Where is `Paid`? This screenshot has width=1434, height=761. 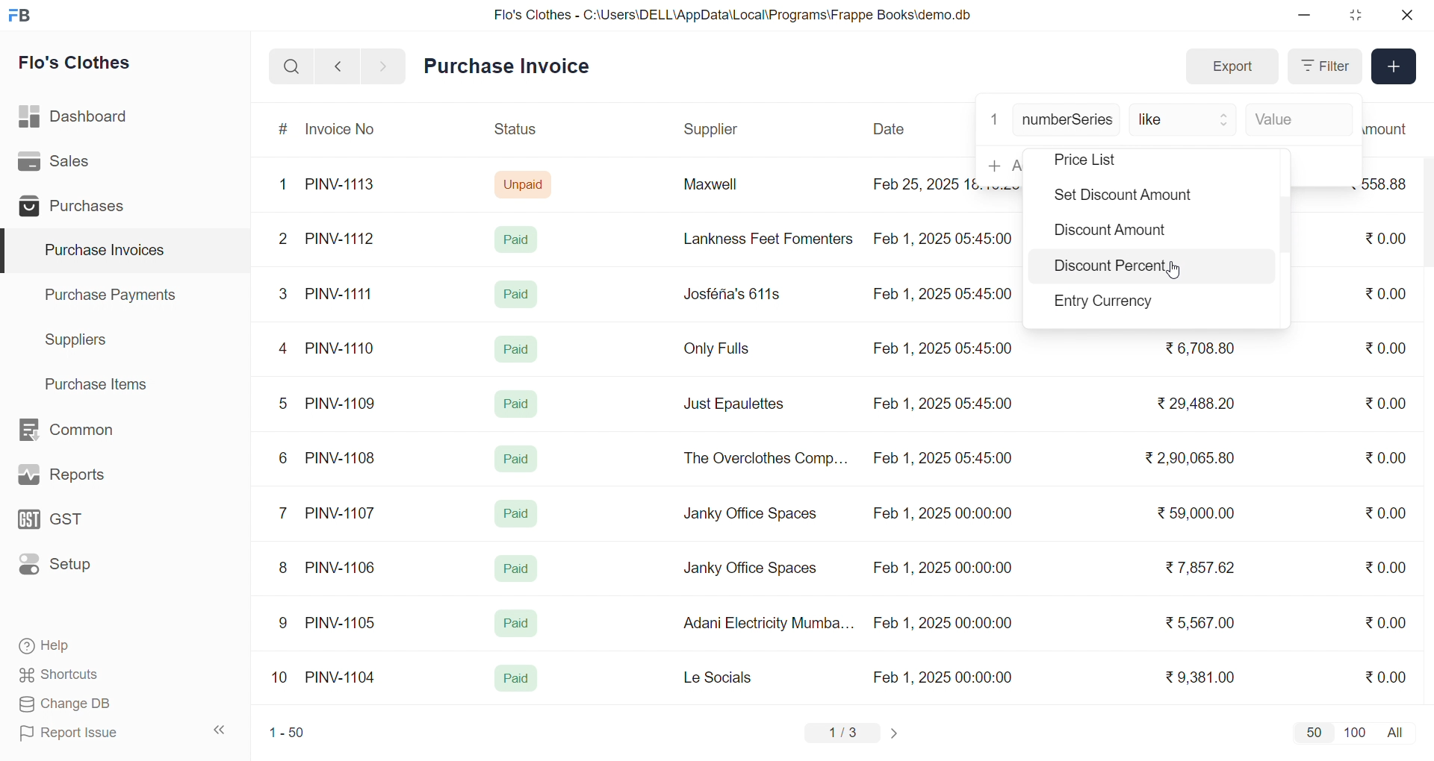
Paid is located at coordinates (516, 679).